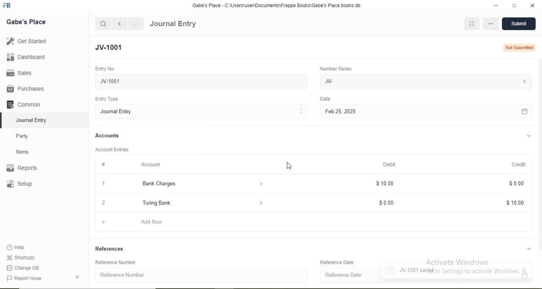 The height and width of the screenshot is (289, 542). What do you see at coordinates (326, 99) in the screenshot?
I see `Date` at bounding box center [326, 99].